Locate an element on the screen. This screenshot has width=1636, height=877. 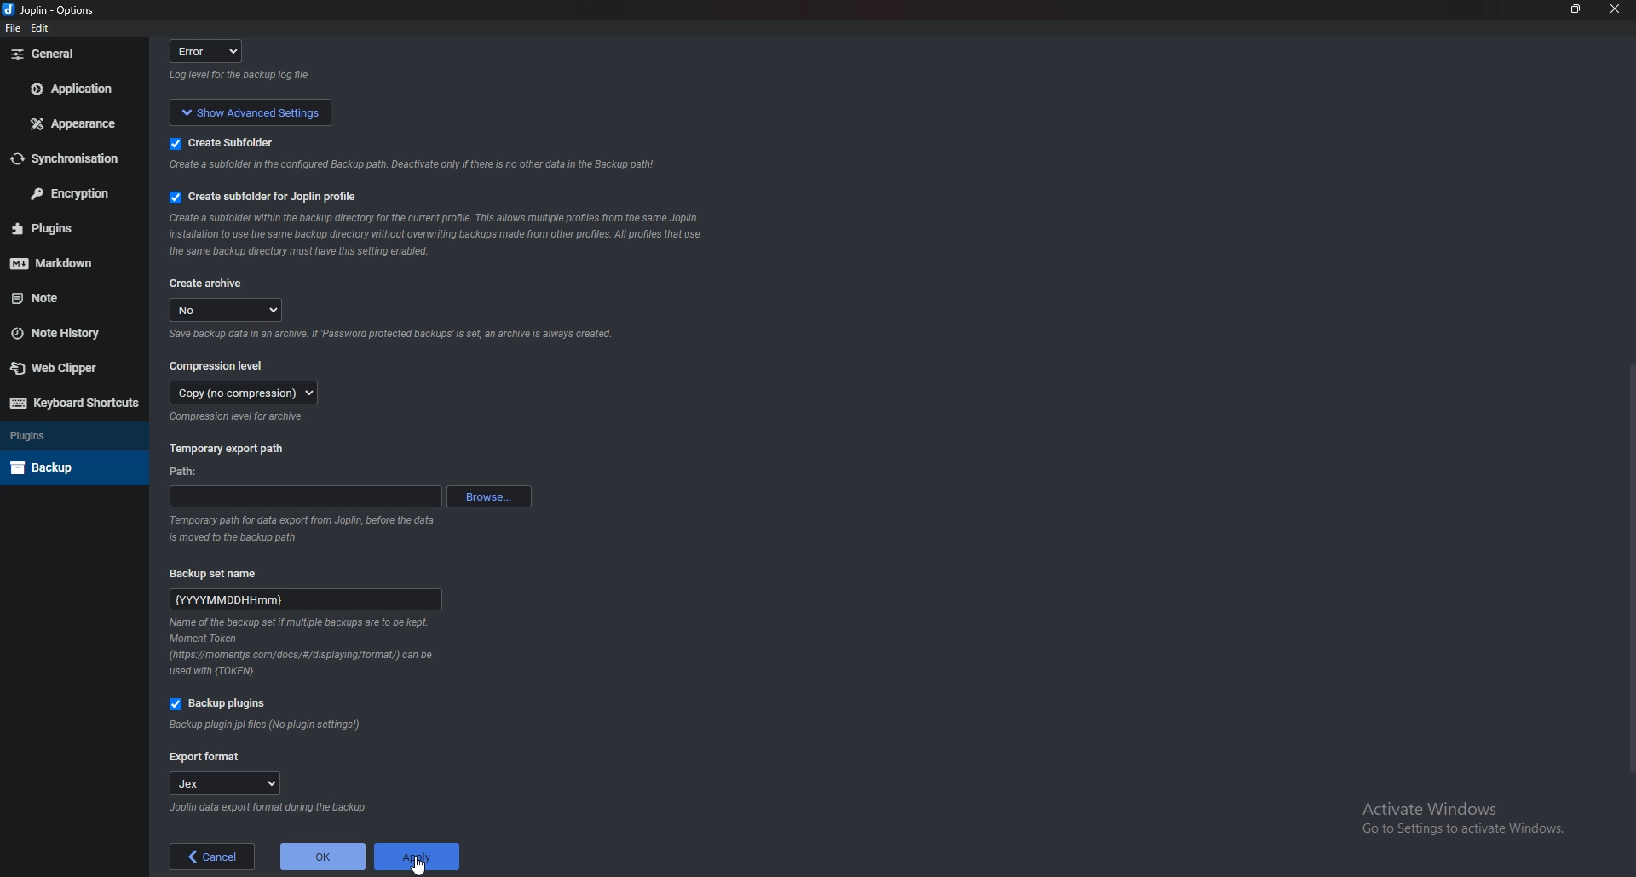
path is located at coordinates (188, 473).